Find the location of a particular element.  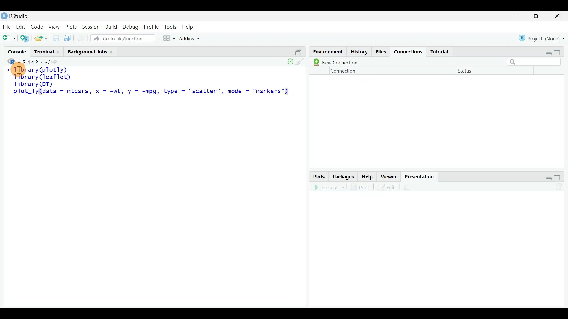

Terminal is located at coordinates (44, 52).